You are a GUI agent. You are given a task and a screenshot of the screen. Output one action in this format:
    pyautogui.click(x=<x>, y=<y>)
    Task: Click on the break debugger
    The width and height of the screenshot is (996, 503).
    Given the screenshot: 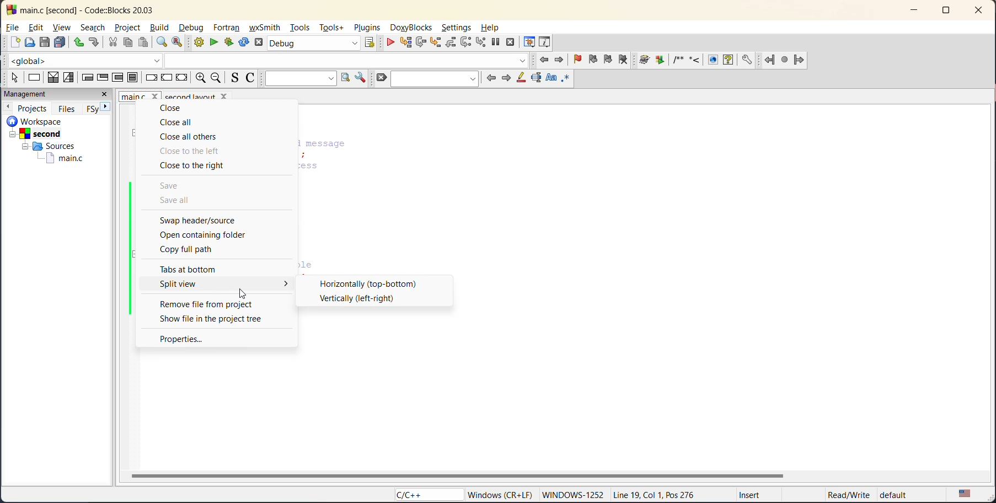 What is the action you would take?
    pyautogui.click(x=495, y=40)
    